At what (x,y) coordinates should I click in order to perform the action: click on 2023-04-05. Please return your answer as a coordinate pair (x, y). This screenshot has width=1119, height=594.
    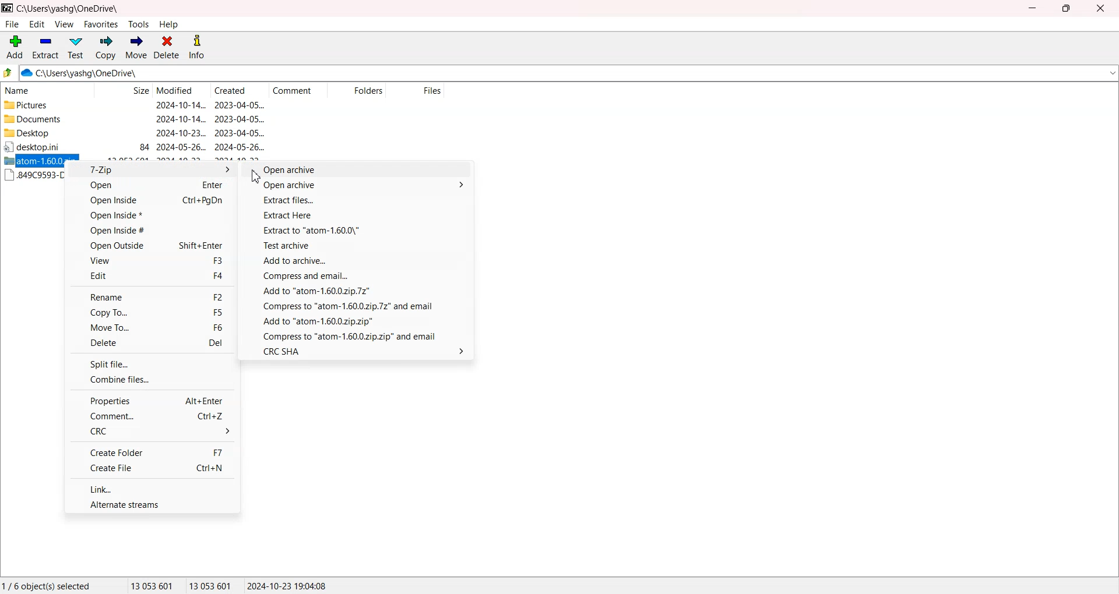
    Looking at the image, I should click on (240, 119).